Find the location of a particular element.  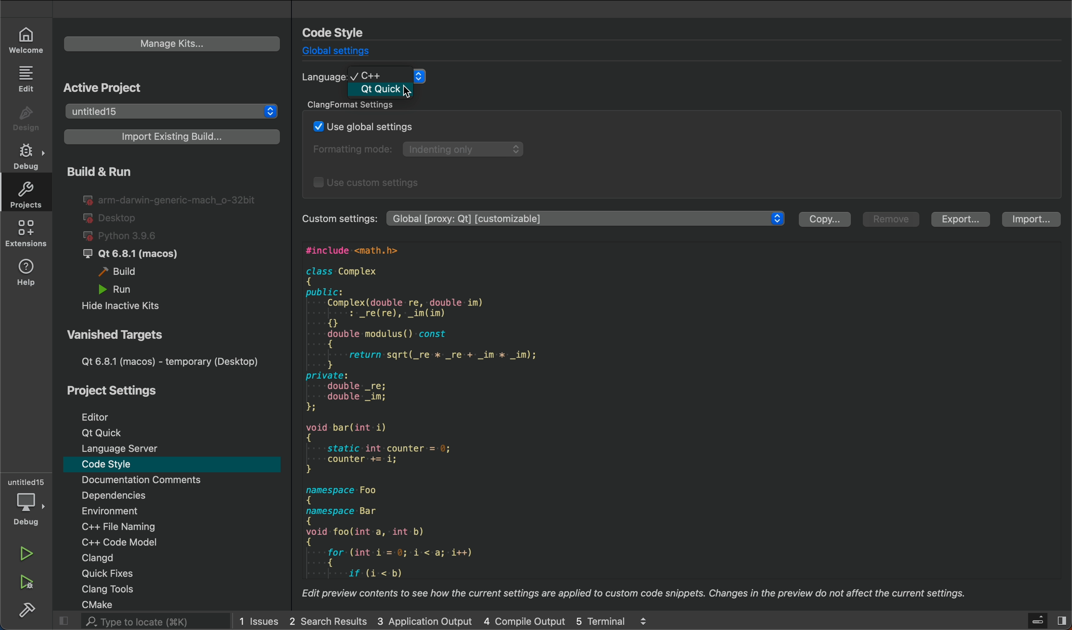

debugger is located at coordinates (26, 501).